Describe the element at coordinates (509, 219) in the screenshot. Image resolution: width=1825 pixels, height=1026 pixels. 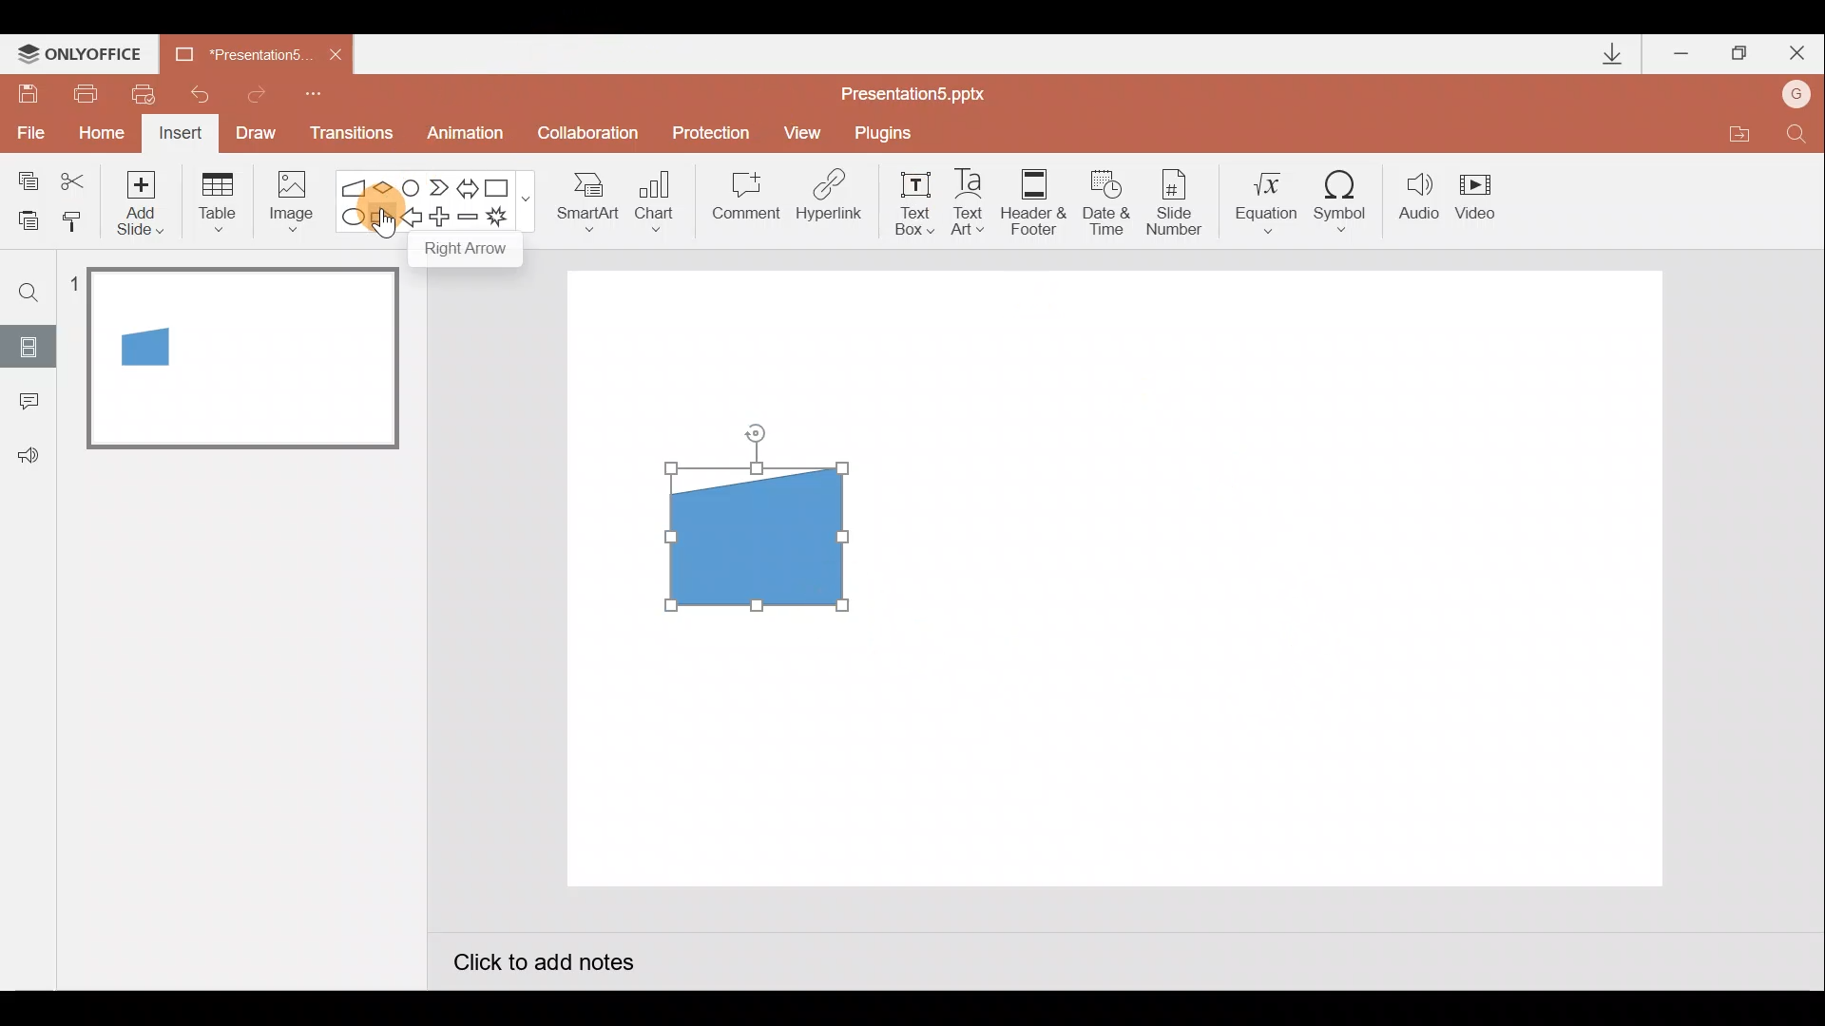
I see `Explosion 1` at that location.